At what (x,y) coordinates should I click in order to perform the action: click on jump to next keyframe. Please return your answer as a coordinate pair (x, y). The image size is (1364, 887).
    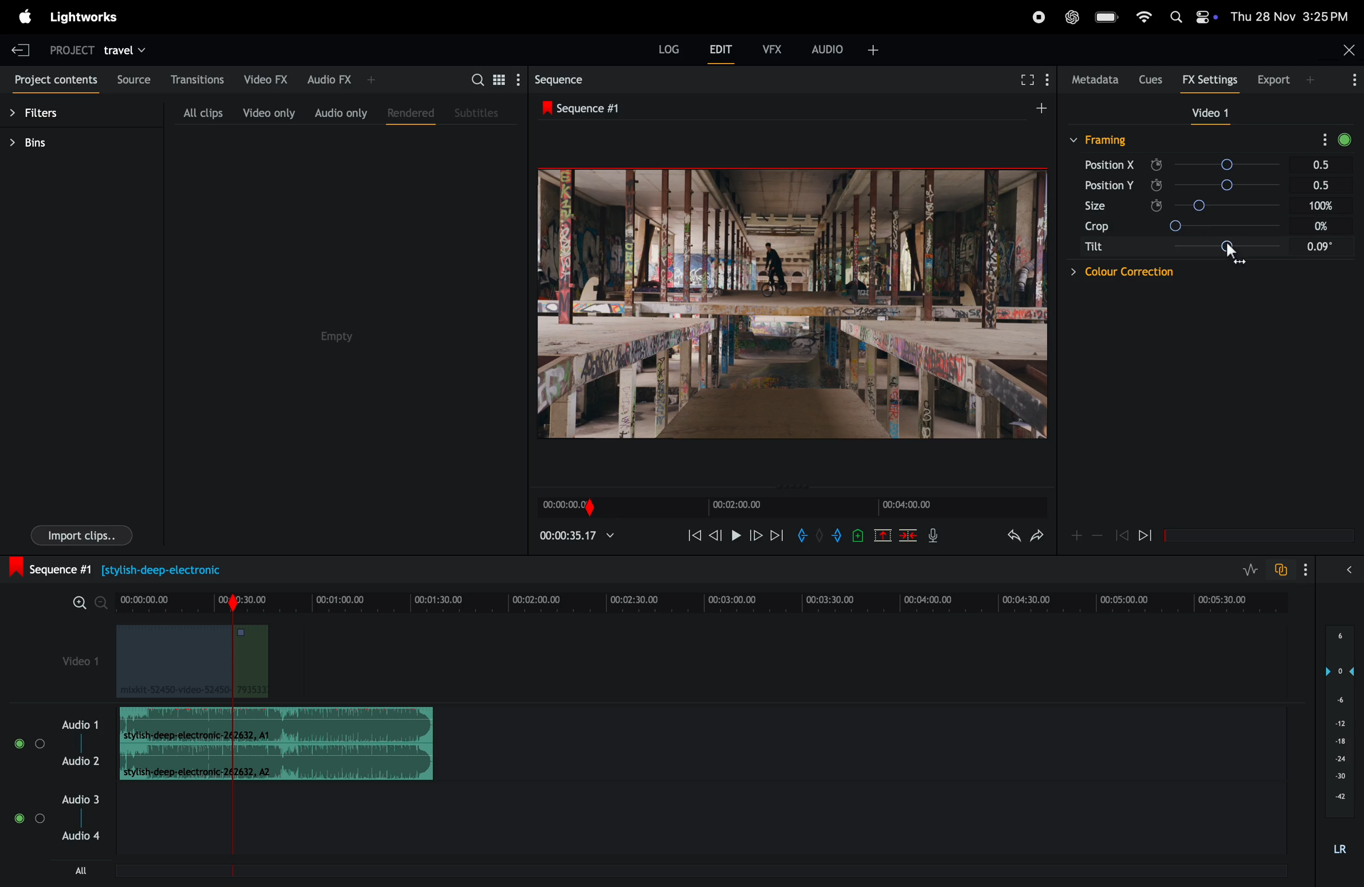
    Looking at the image, I should click on (1149, 535).